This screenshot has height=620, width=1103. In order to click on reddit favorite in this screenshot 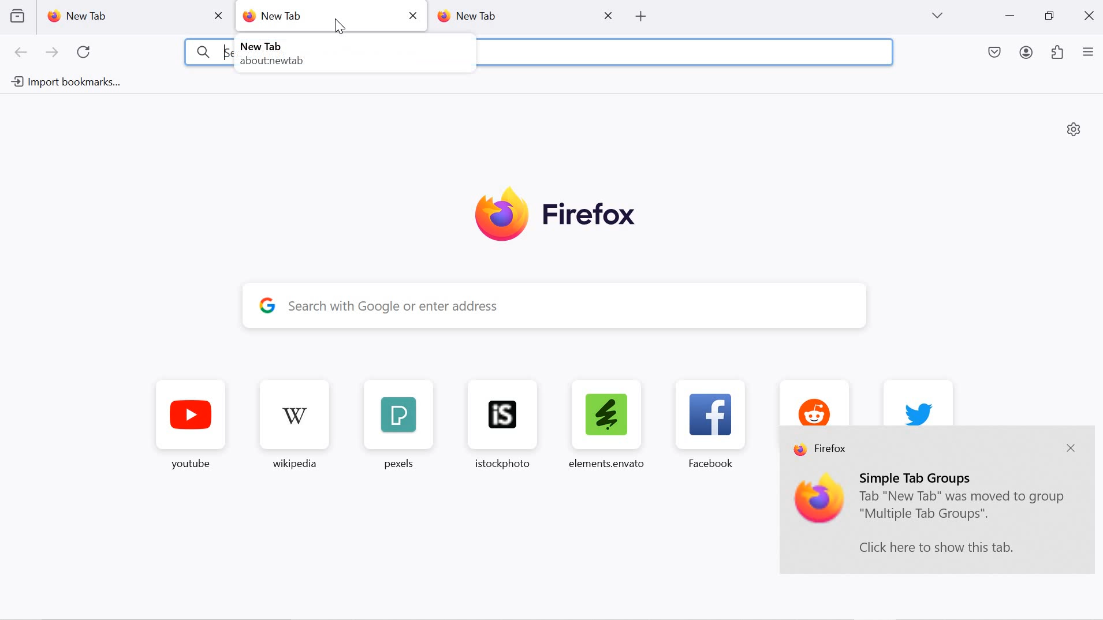, I will do `click(811, 401)`.